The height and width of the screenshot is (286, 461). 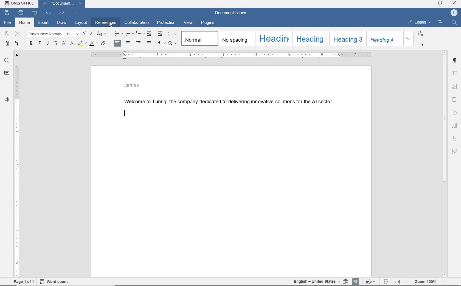 What do you see at coordinates (427, 282) in the screenshot?
I see `zoom 100%` at bounding box center [427, 282].